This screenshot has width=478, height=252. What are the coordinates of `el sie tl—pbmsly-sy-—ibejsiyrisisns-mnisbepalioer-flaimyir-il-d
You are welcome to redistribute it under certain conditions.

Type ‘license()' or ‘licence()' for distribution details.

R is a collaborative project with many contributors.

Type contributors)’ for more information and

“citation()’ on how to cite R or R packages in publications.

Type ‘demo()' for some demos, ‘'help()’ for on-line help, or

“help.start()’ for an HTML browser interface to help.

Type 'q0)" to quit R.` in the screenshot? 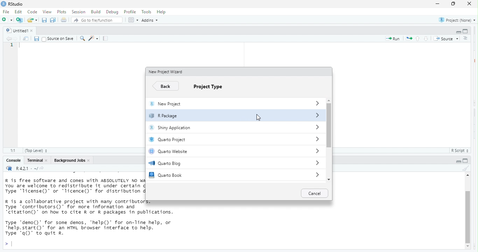 It's located at (73, 209).